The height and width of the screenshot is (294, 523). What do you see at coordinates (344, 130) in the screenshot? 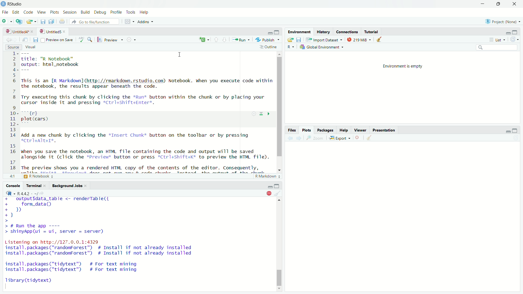
I see `help` at bounding box center [344, 130].